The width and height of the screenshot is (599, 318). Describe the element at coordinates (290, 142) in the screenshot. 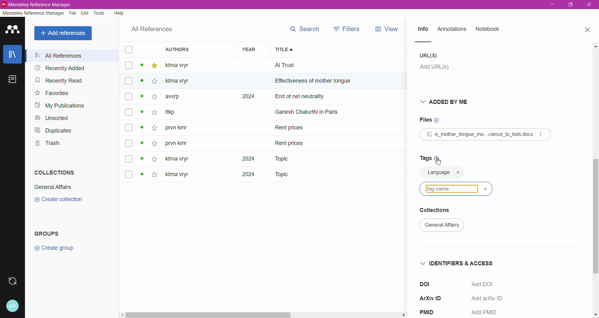

I see `rent prices ` at that location.